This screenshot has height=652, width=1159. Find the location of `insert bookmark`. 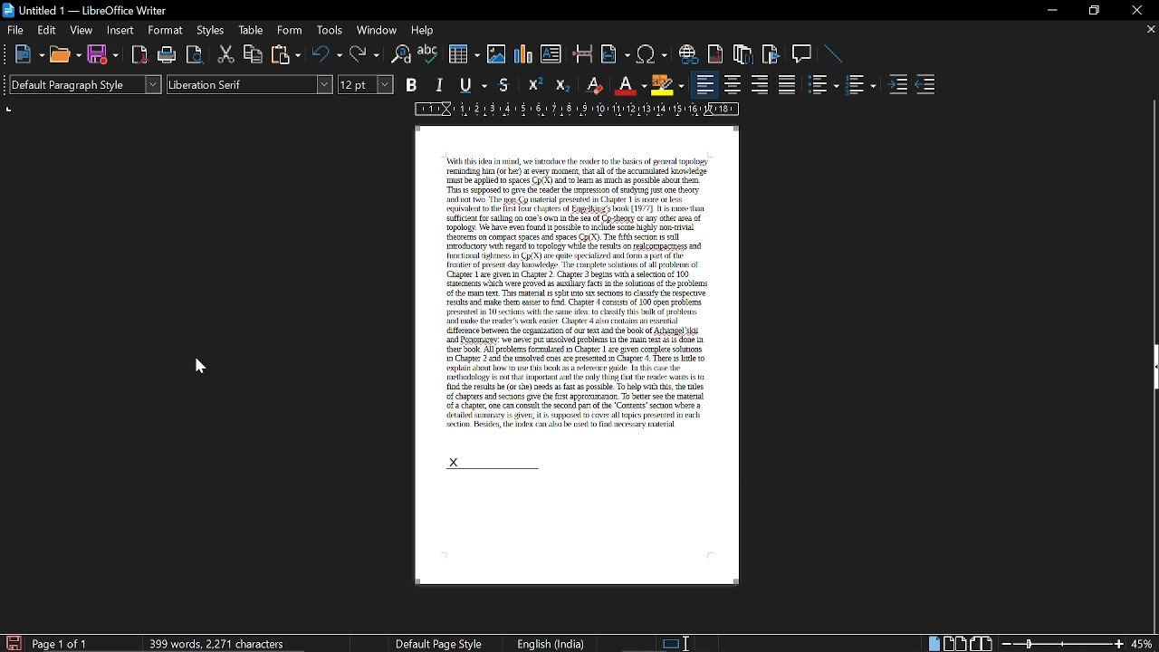

insert bookmark is located at coordinates (772, 53).